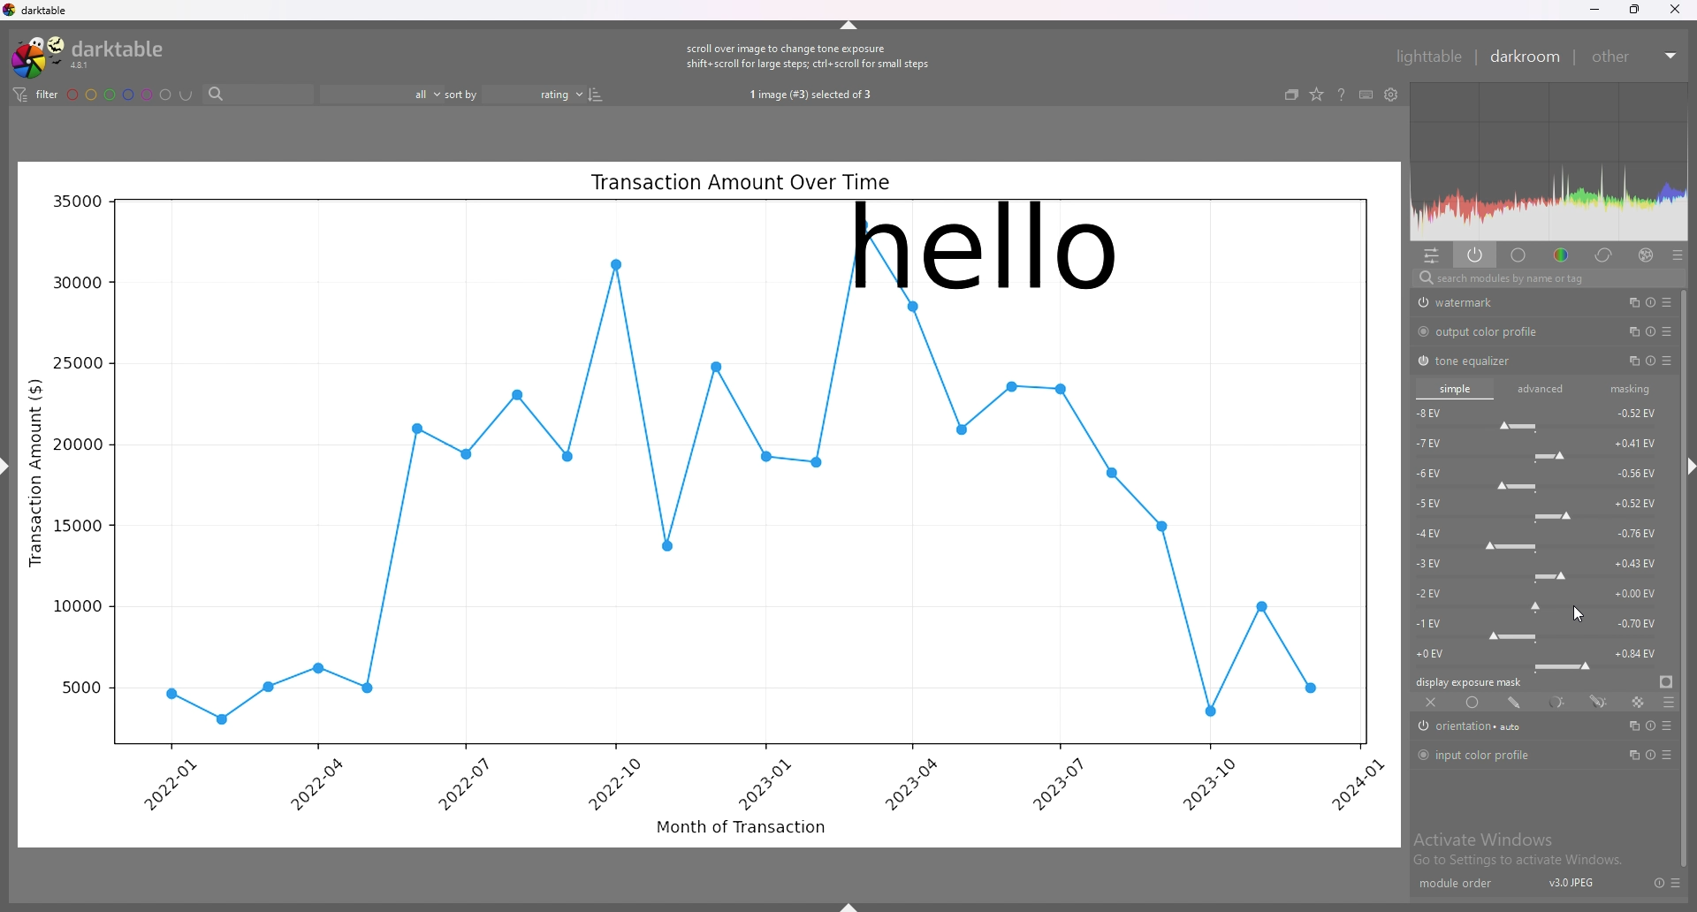 Image resolution: width=1697 pixels, height=912 pixels. I want to click on close, so click(1673, 9).